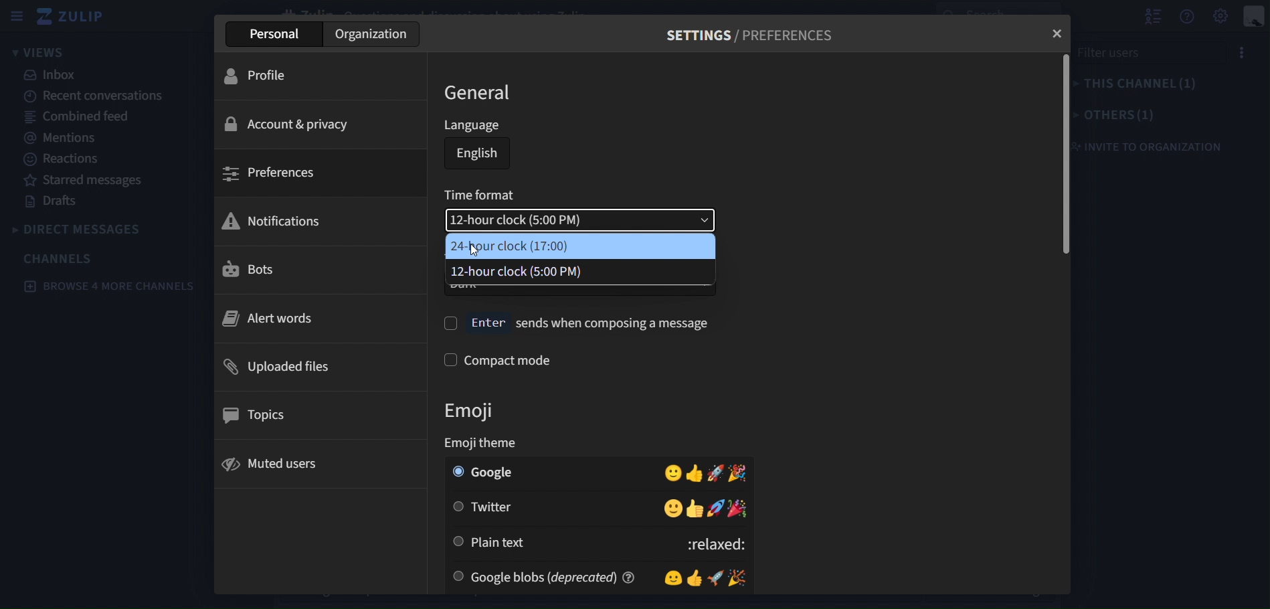  Describe the element at coordinates (712, 578) in the screenshot. I see `Emojis` at that location.